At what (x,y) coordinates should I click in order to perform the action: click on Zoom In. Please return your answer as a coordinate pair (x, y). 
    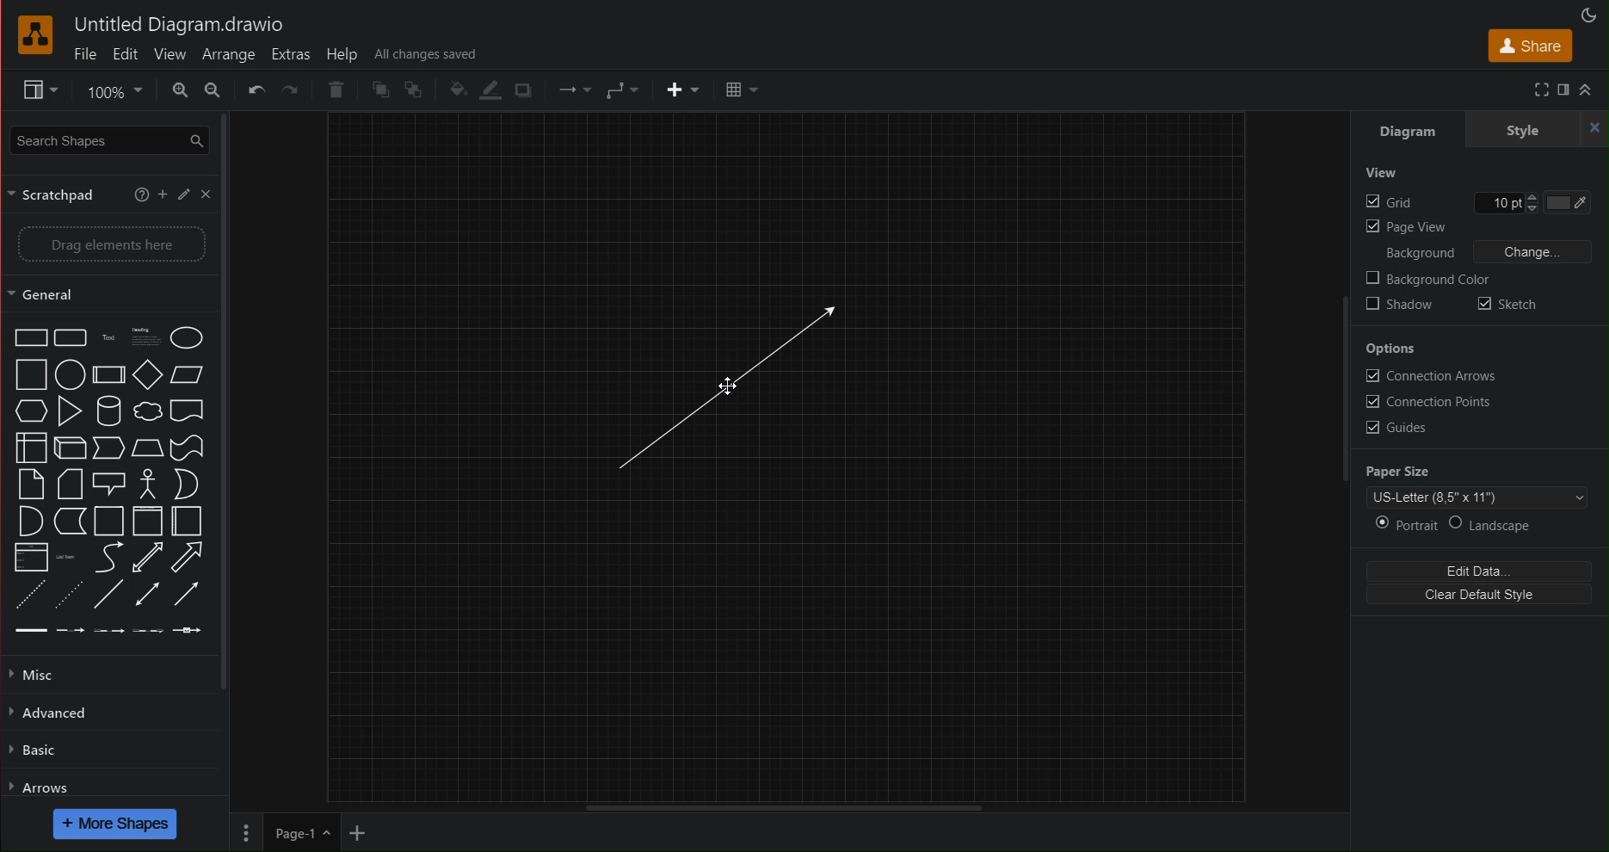
    Looking at the image, I should click on (179, 90).